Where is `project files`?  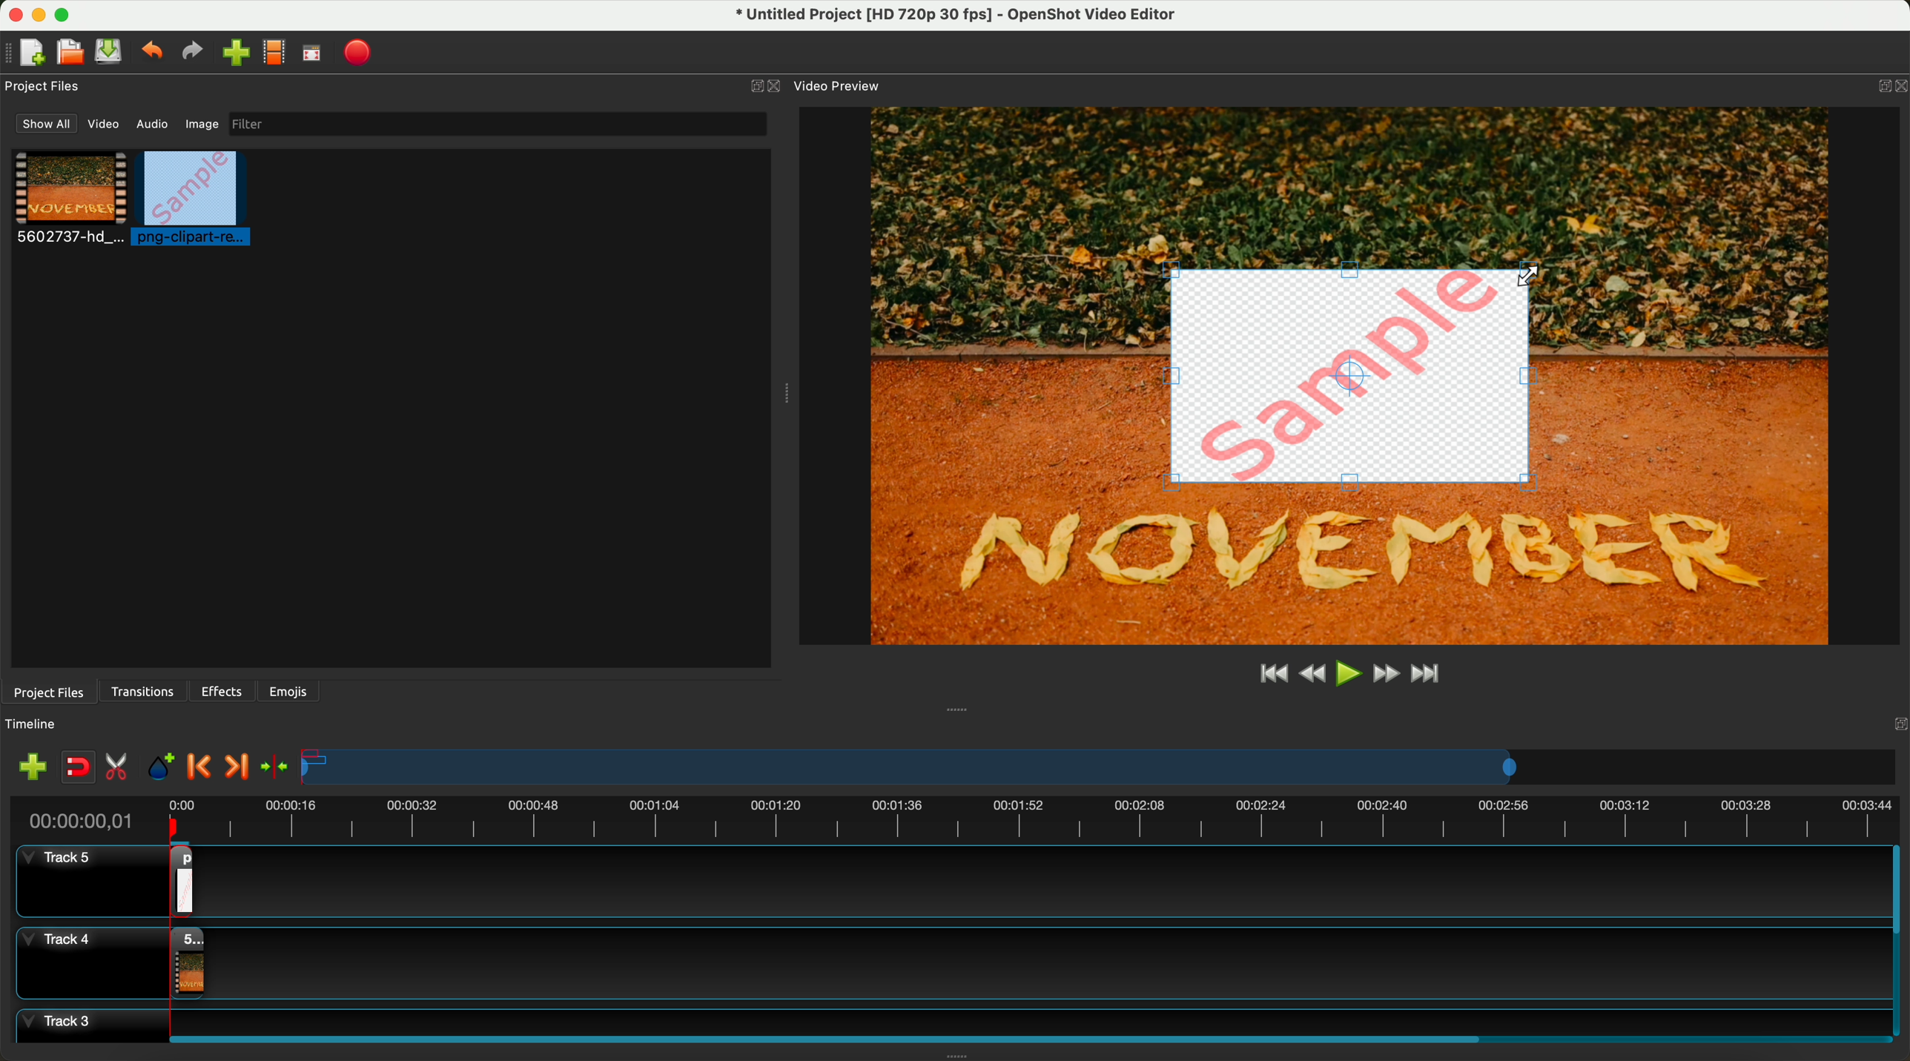
project files is located at coordinates (44, 86).